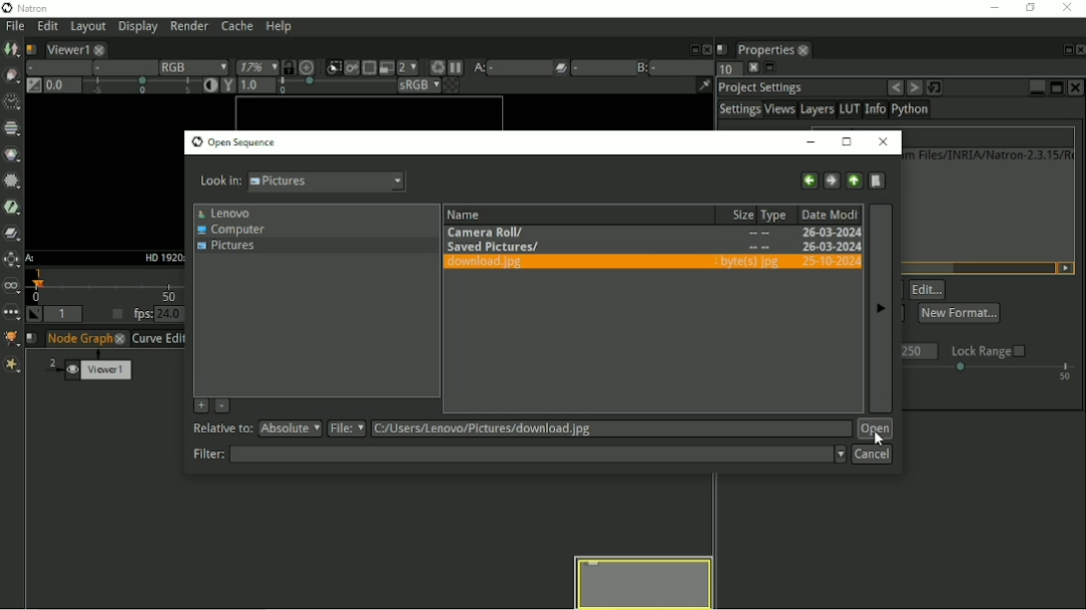 The height and width of the screenshot is (610, 1086). I want to click on File, so click(591, 429).